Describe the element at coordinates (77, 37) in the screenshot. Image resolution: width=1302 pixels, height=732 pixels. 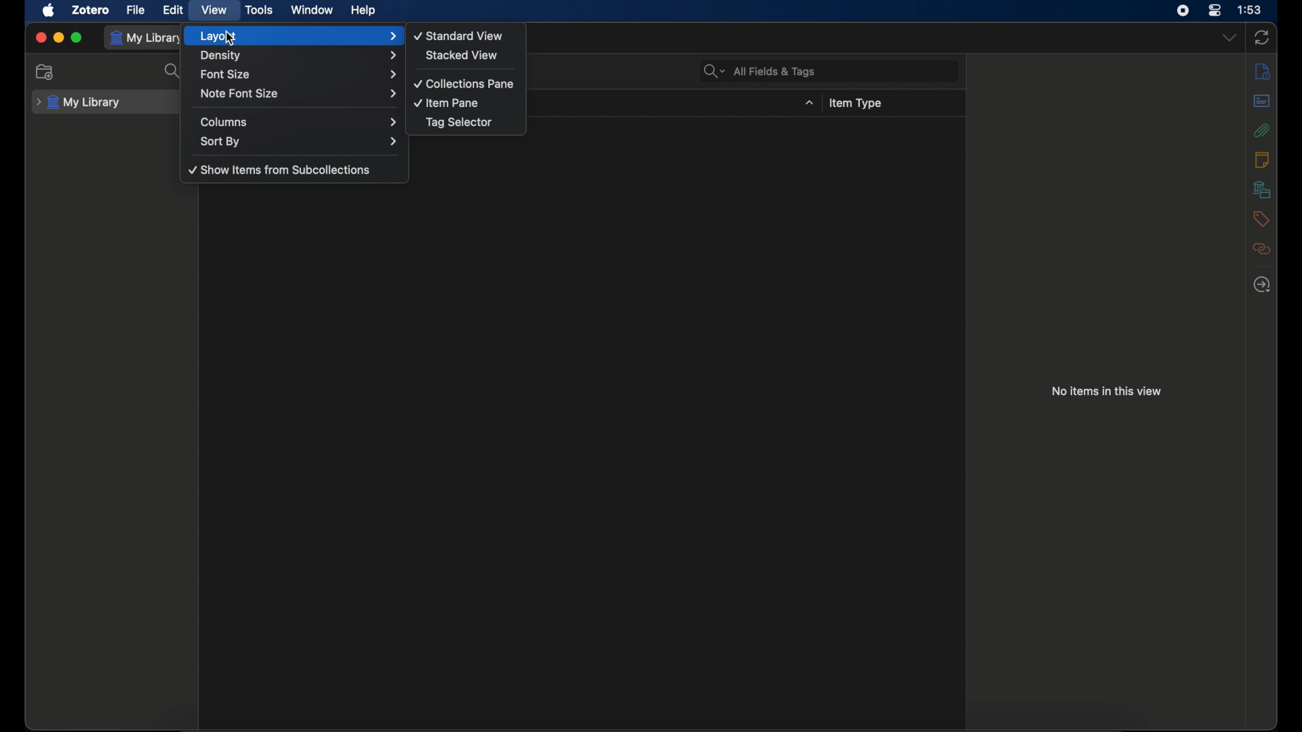
I see `maximize` at that location.